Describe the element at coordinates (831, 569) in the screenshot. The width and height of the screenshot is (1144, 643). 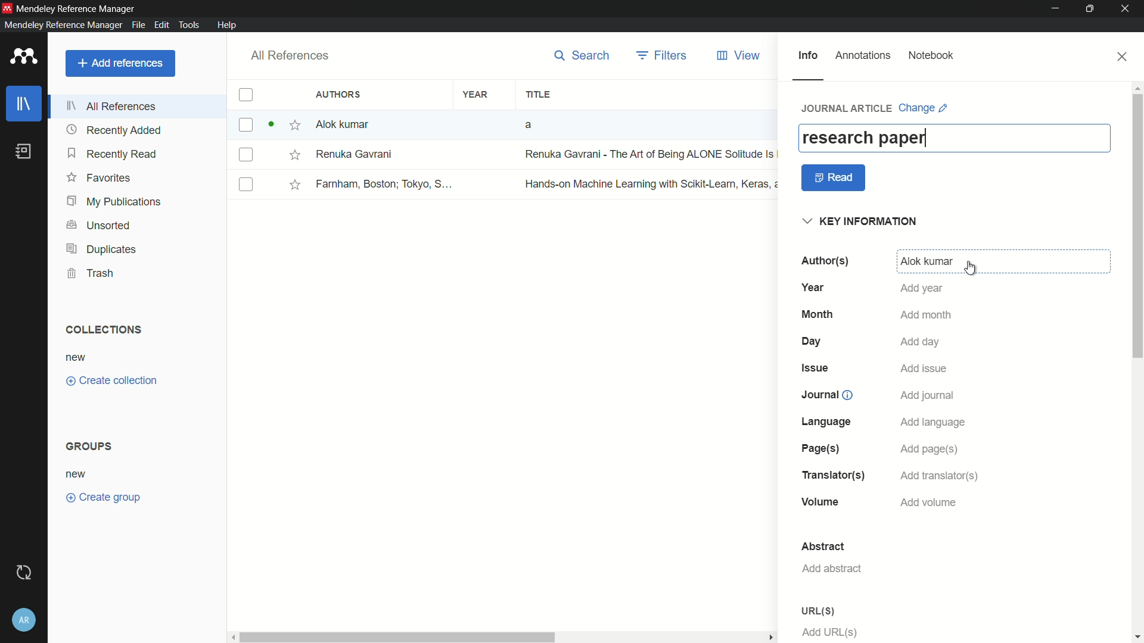
I see `add abstract` at that location.